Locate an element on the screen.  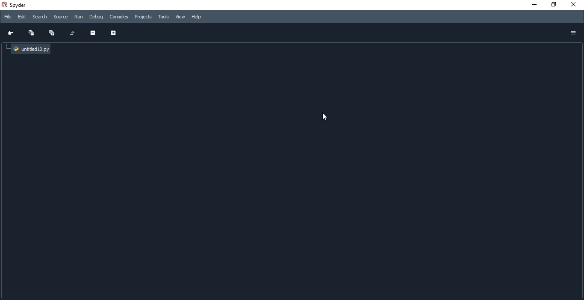
Expand section  is located at coordinates (114, 31).